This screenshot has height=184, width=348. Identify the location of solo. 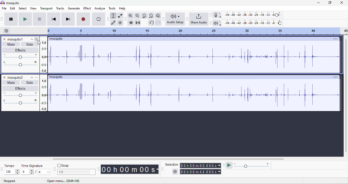
(29, 83).